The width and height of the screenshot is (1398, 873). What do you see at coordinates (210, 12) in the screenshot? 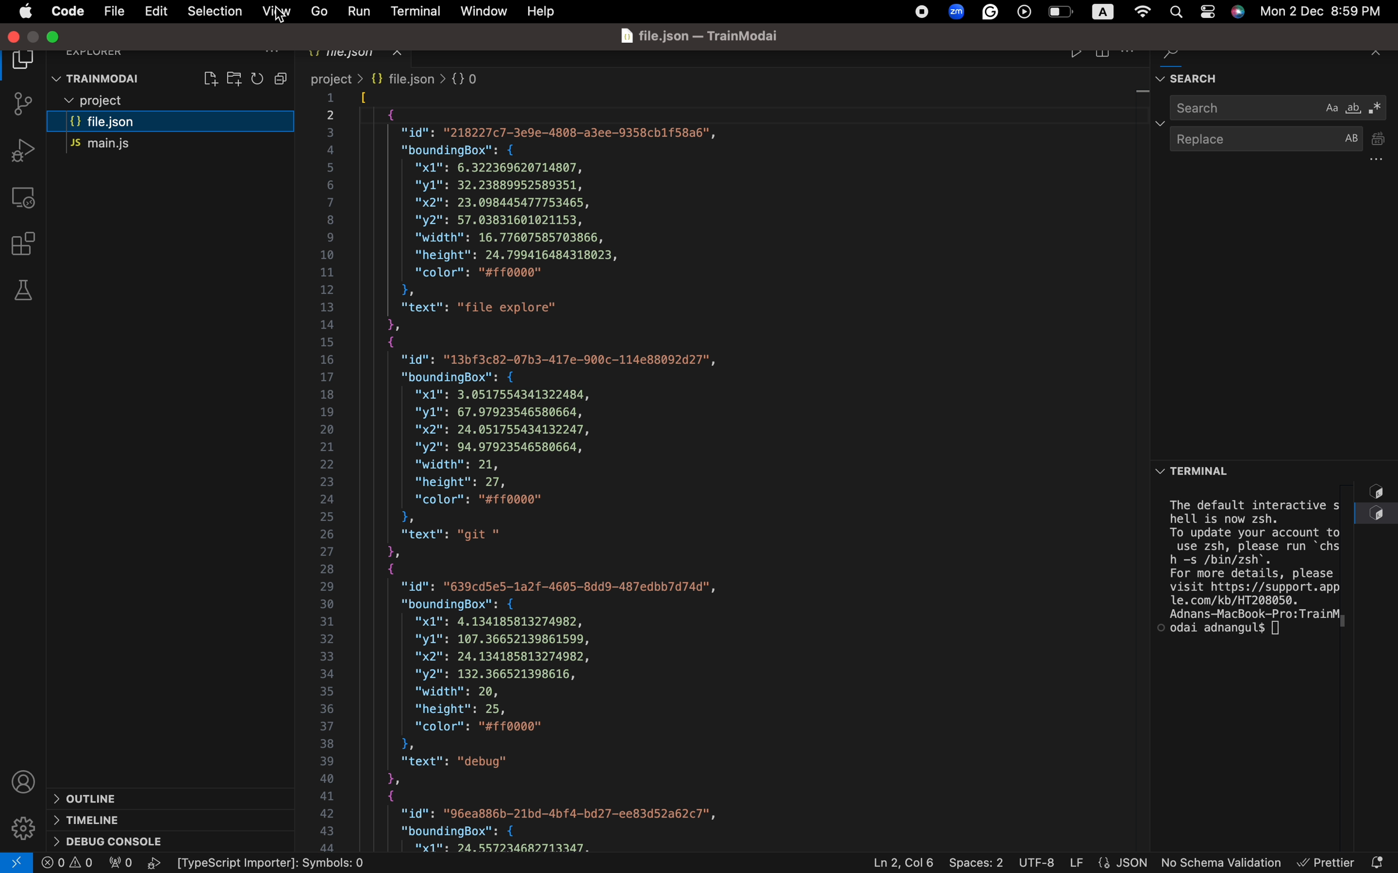
I see `selection` at bounding box center [210, 12].